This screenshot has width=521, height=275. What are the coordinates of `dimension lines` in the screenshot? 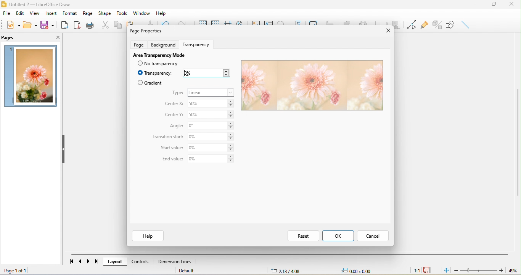 It's located at (177, 262).